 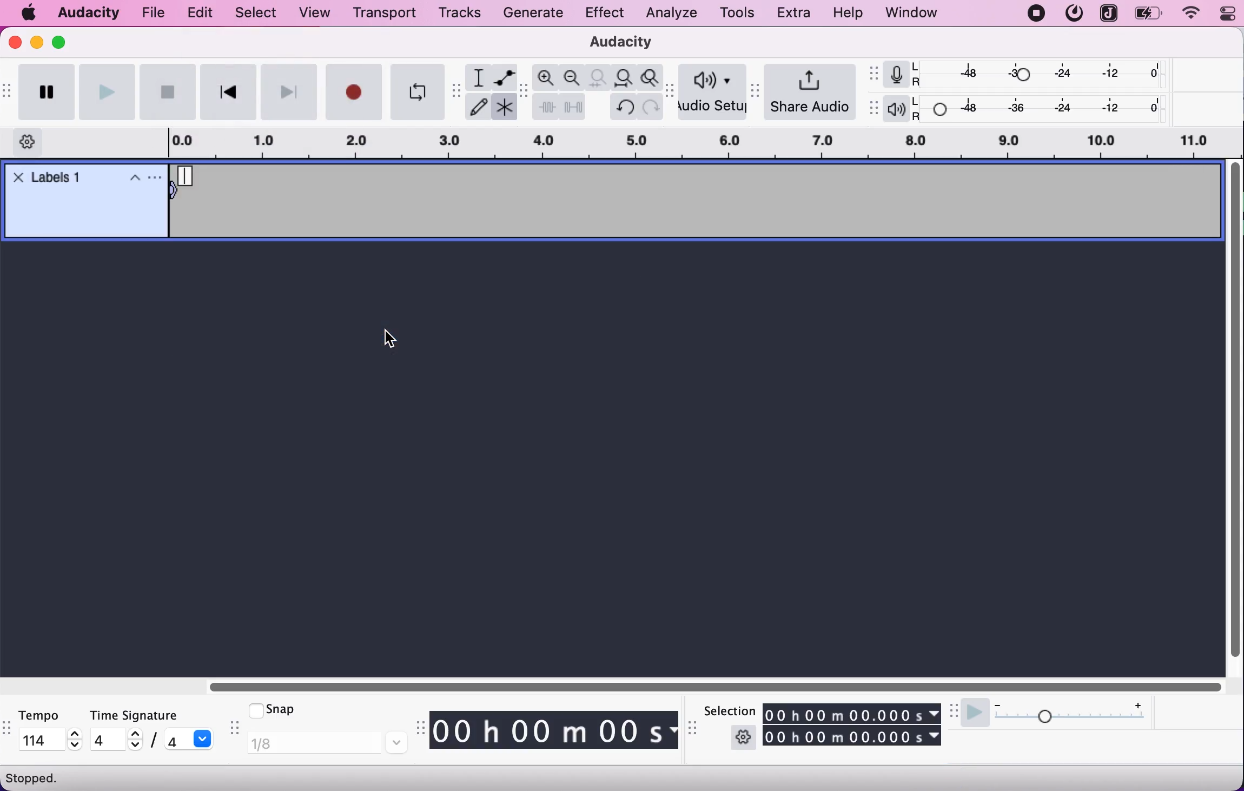 What do you see at coordinates (393, 340) in the screenshot?
I see `cursor` at bounding box center [393, 340].